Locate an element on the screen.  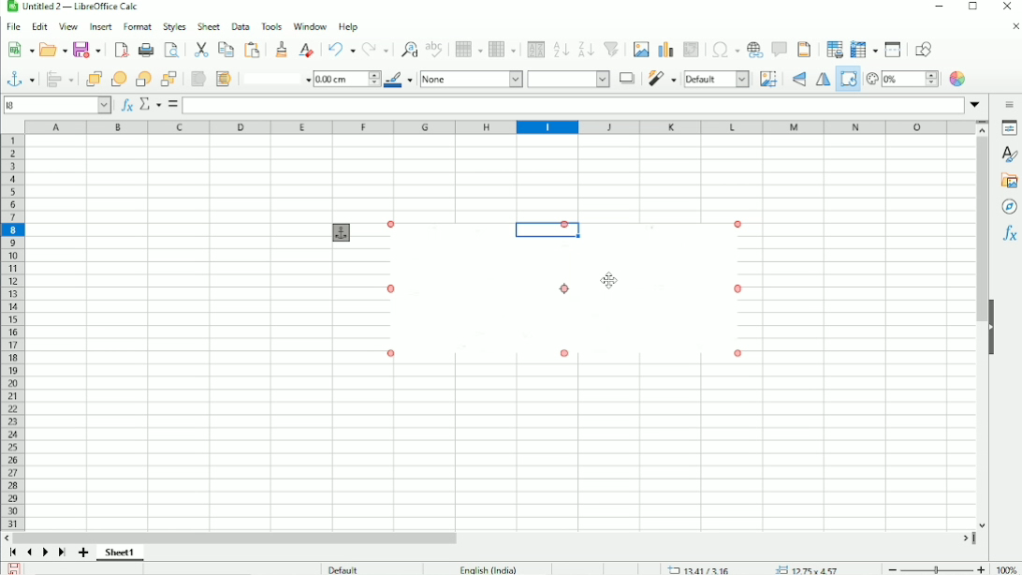
Navigator is located at coordinates (1010, 208).